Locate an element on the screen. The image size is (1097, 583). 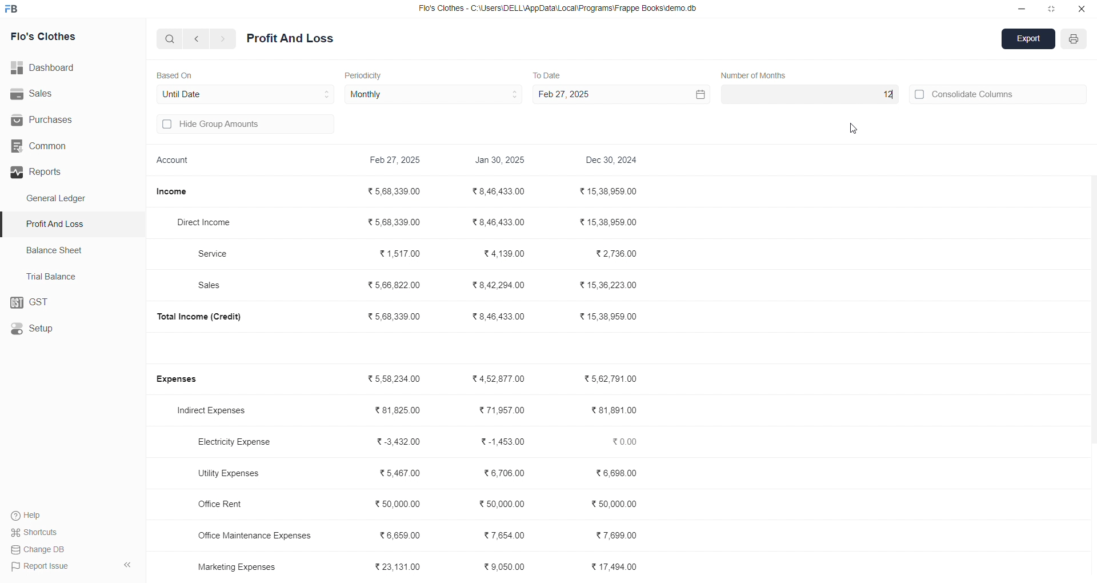
₹6,608.00 is located at coordinates (618, 473).